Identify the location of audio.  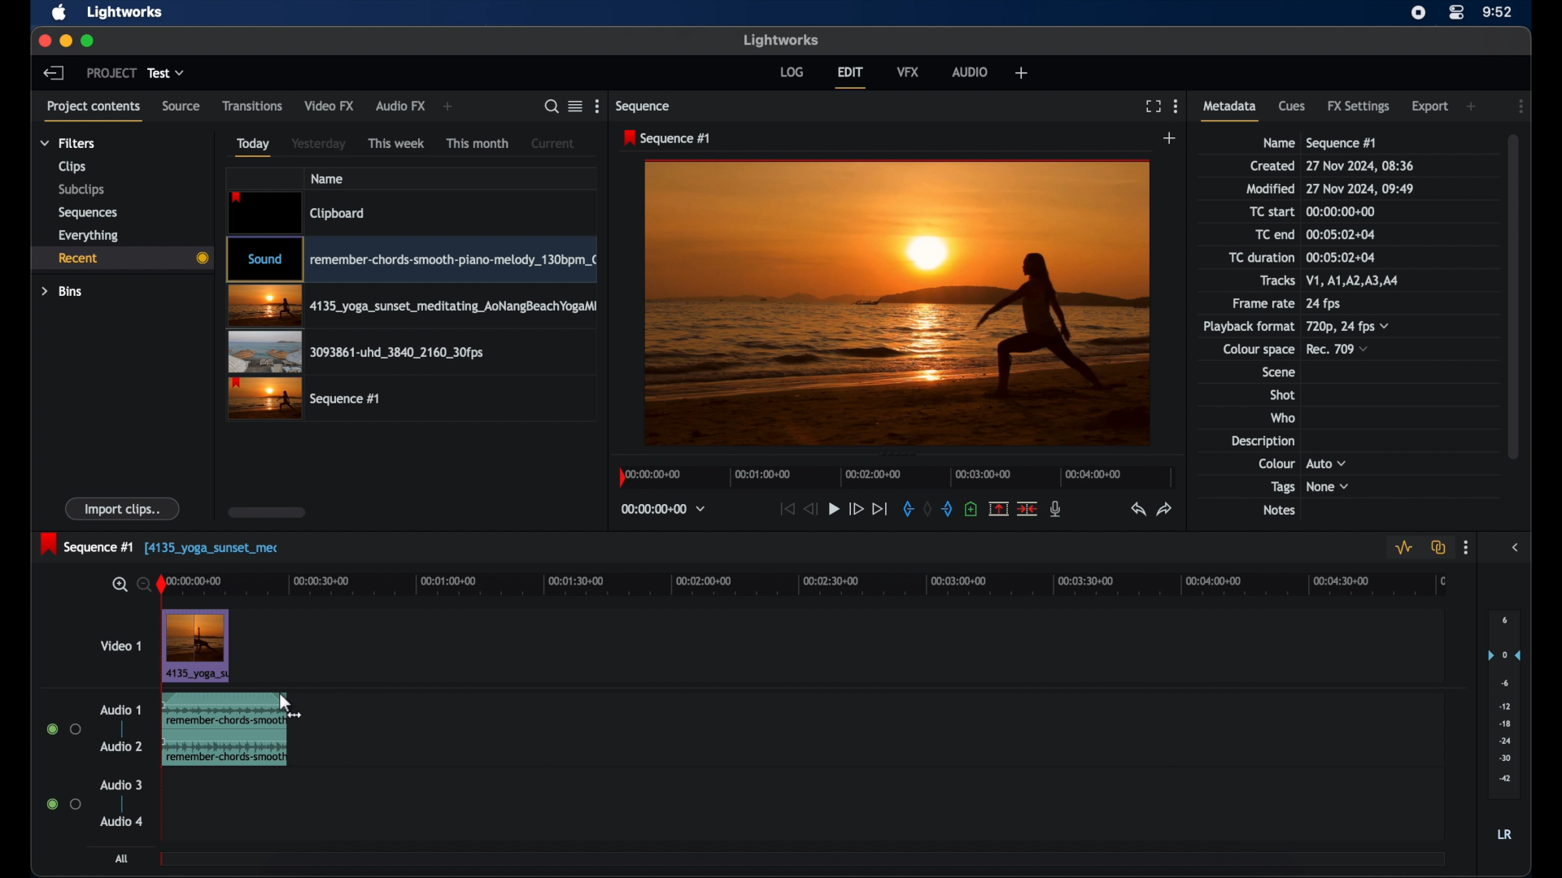
(971, 72).